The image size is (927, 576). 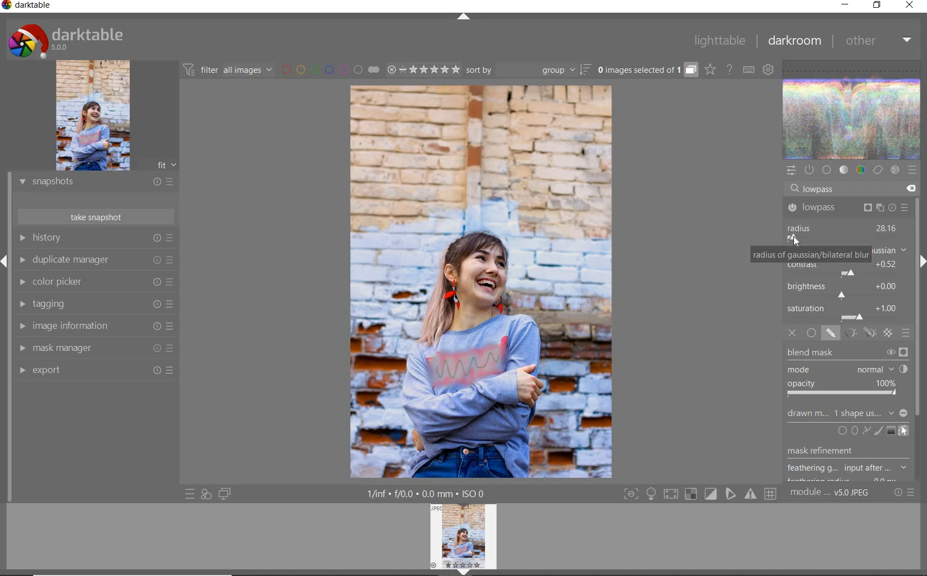 I want to click on base, so click(x=827, y=170).